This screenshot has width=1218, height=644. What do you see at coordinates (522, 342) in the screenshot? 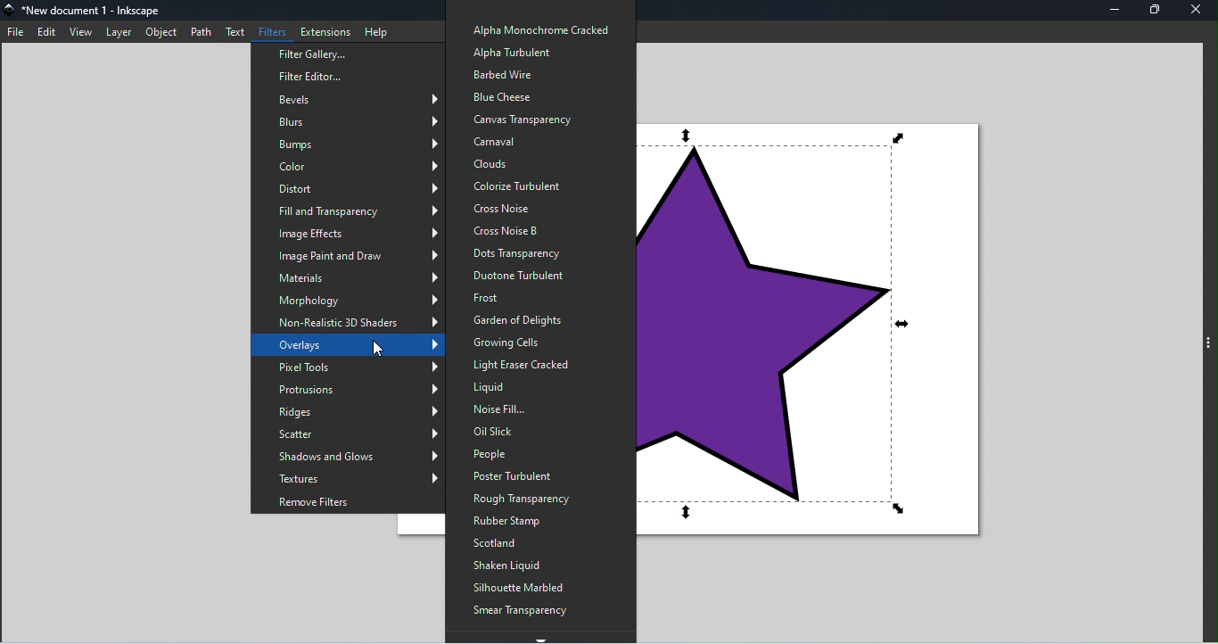
I see `Growing cells` at bounding box center [522, 342].